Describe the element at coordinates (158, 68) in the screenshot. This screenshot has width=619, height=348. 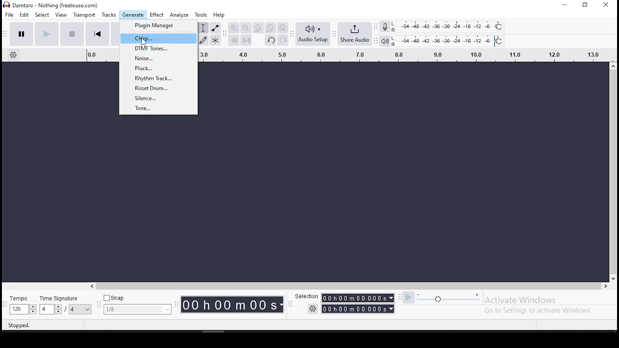
I see `pluck` at that location.